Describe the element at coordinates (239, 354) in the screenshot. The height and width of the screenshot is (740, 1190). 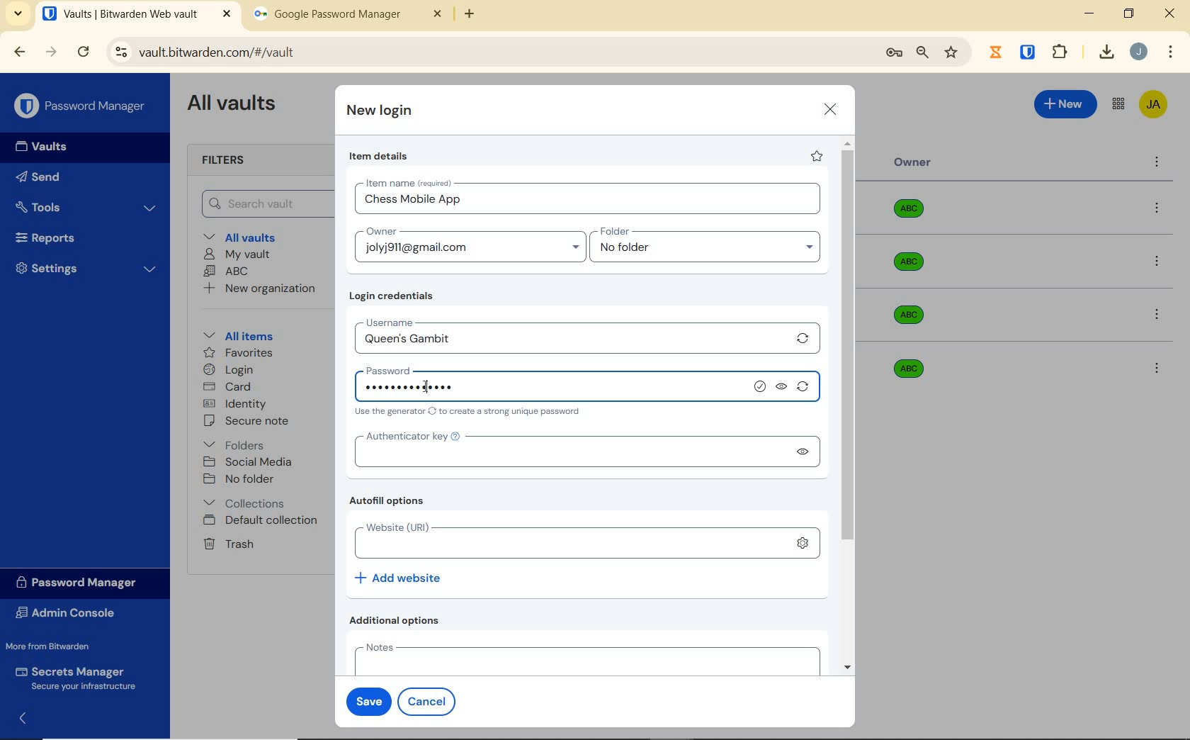
I see `favorites` at that location.